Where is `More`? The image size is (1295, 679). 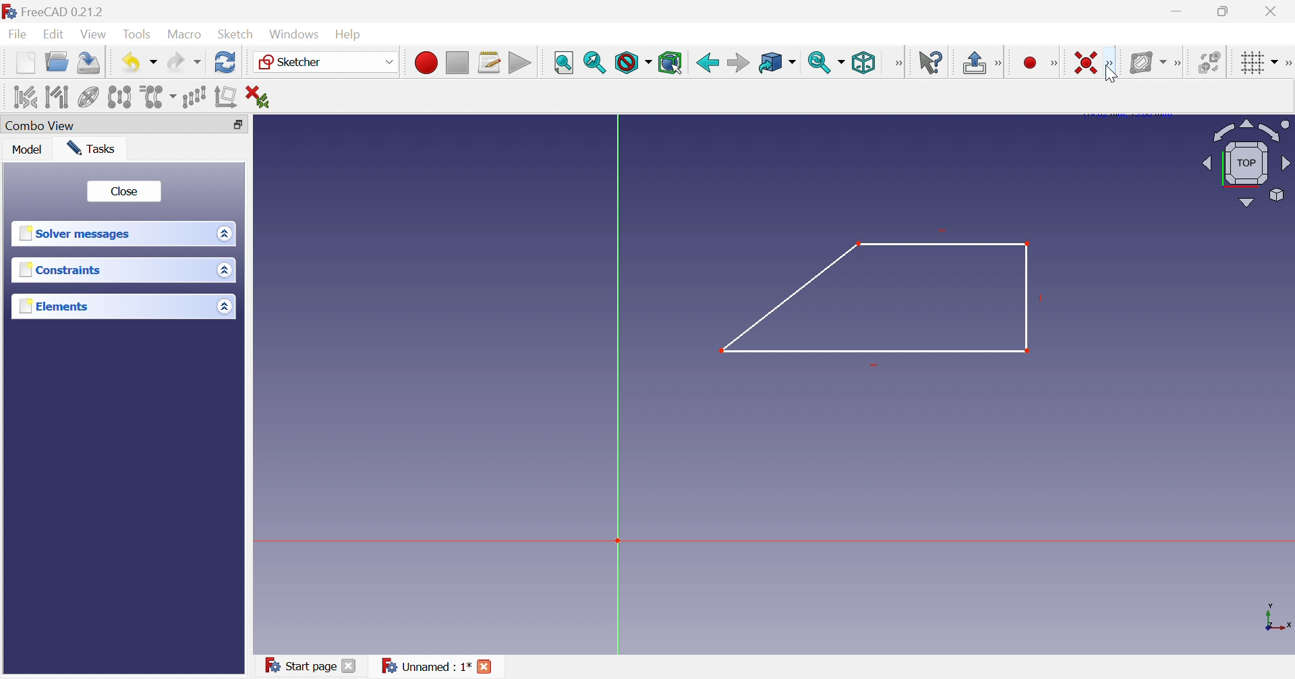 More is located at coordinates (999, 63).